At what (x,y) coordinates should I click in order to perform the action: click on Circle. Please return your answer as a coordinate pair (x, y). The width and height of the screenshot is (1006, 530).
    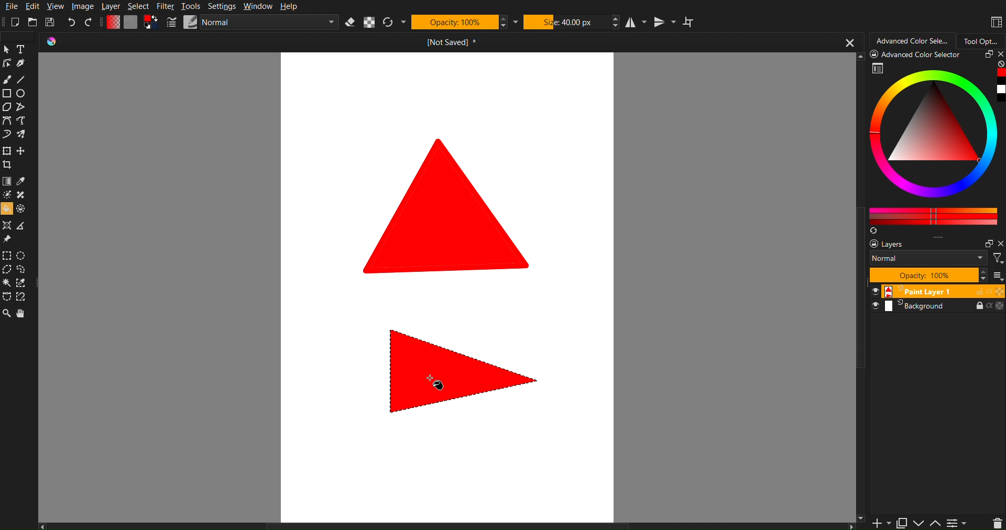
    Looking at the image, I should click on (22, 94).